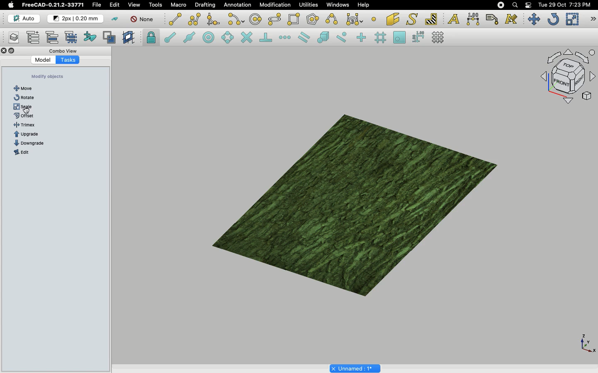  Describe the element at coordinates (25, 97) in the screenshot. I see `Polyline` at that location.